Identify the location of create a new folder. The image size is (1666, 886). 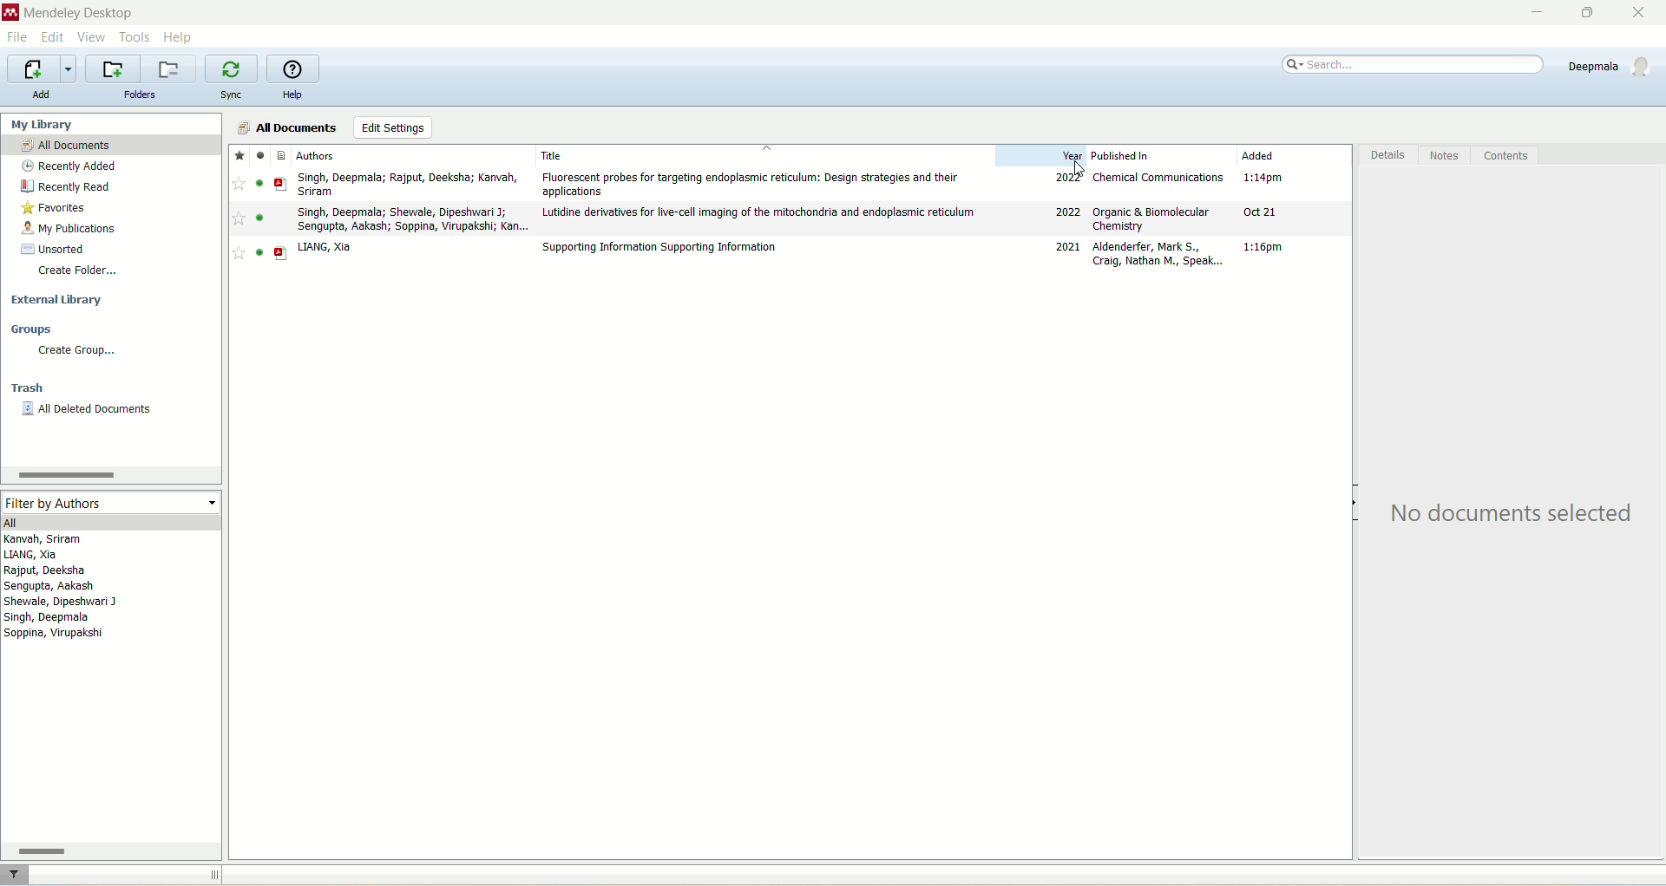
(110, 69).